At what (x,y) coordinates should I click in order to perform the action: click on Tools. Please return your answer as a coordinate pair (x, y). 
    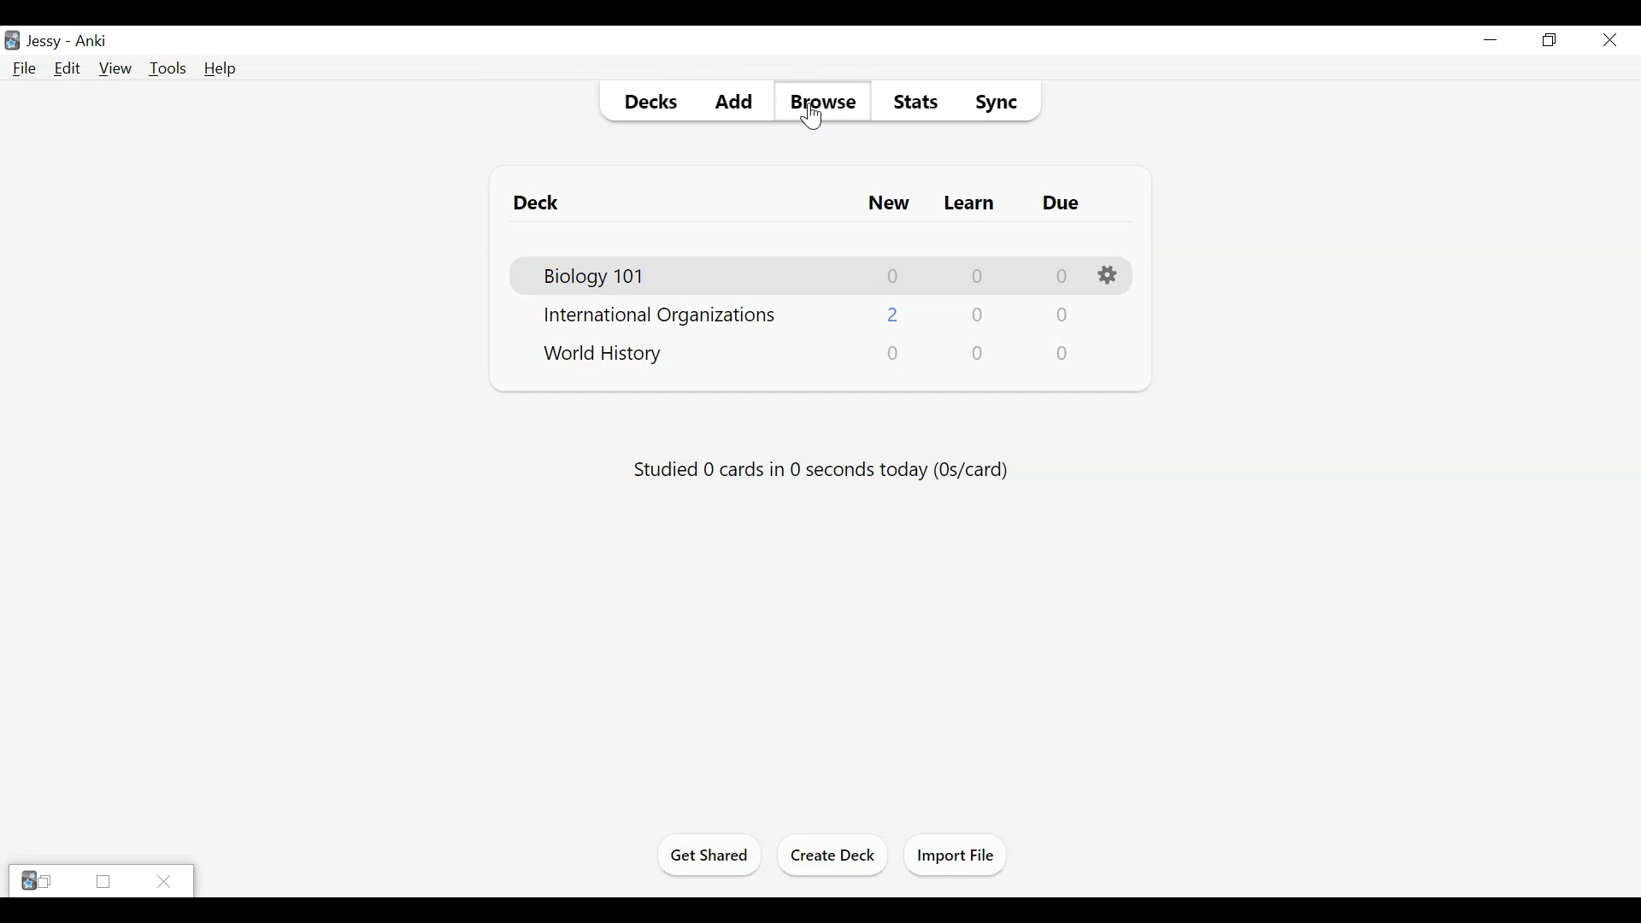
    Looking at the image, I should click on (168, 69).